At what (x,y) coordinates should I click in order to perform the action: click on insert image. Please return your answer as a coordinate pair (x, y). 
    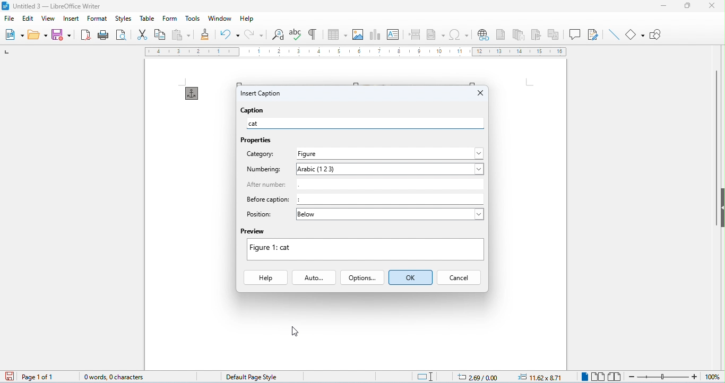
    Looking at the image, I should click on (358, 35).